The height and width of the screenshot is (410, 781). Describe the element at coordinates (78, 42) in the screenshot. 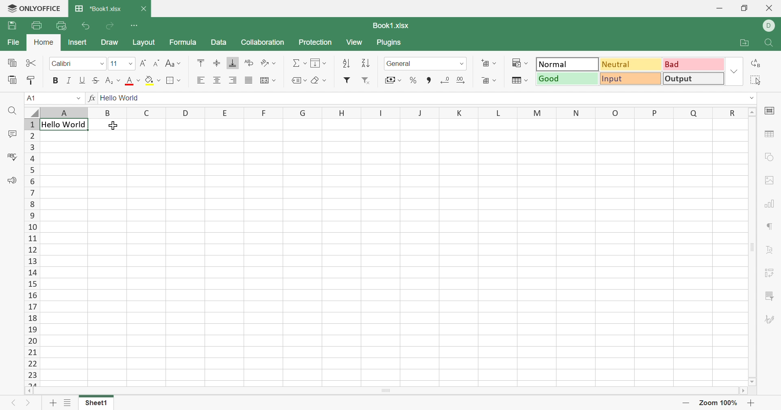

I see `Insert` at that location.